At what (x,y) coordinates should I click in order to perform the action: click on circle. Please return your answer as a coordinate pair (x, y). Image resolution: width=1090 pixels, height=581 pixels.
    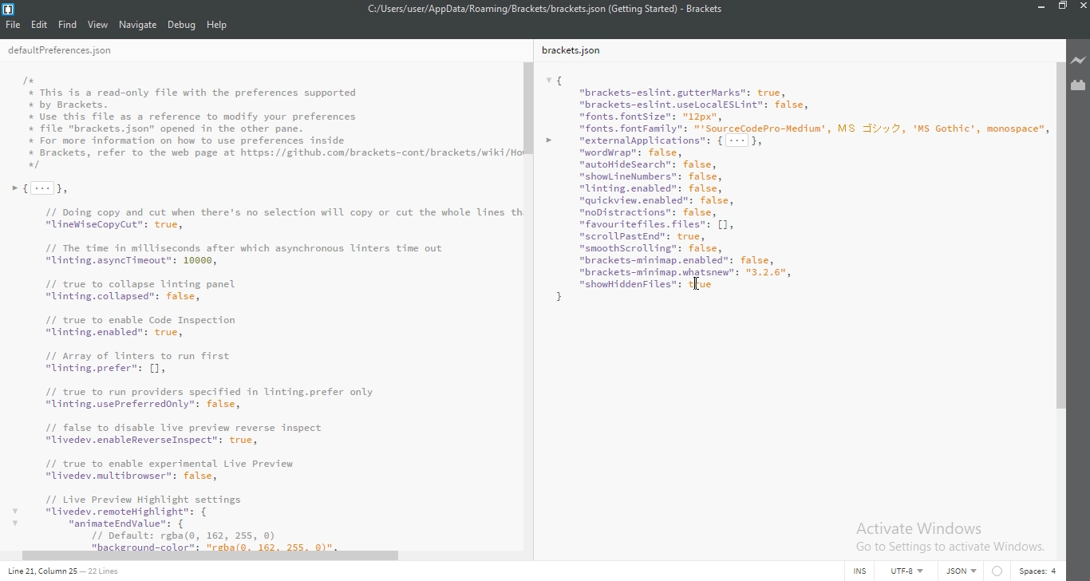
    Looking at the image, I should click on (1000, 570).